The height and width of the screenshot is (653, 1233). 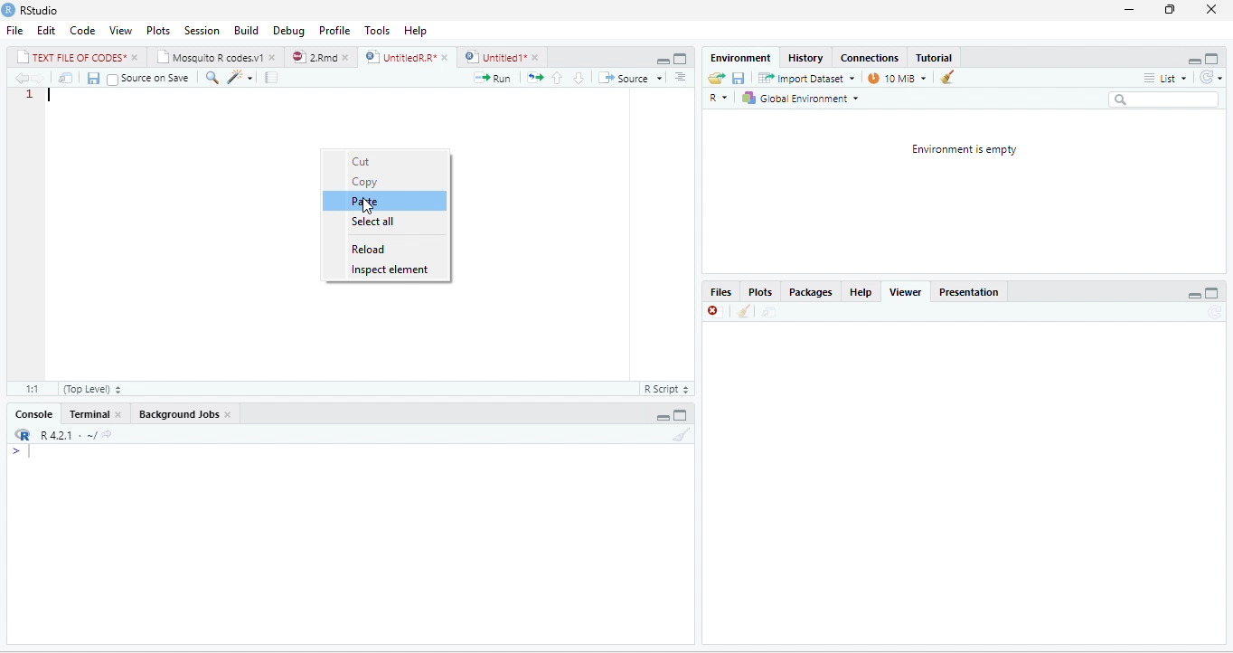 What do you see at coordinates (721, 98) in the screenshot?
I see `R` at bounding box center [721, 98].